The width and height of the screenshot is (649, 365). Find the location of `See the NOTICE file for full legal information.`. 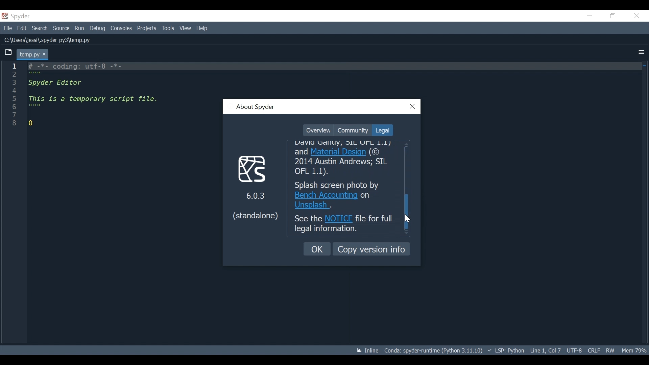

See the NOTICE file for full legal information. is located at coordinates (344, 225).